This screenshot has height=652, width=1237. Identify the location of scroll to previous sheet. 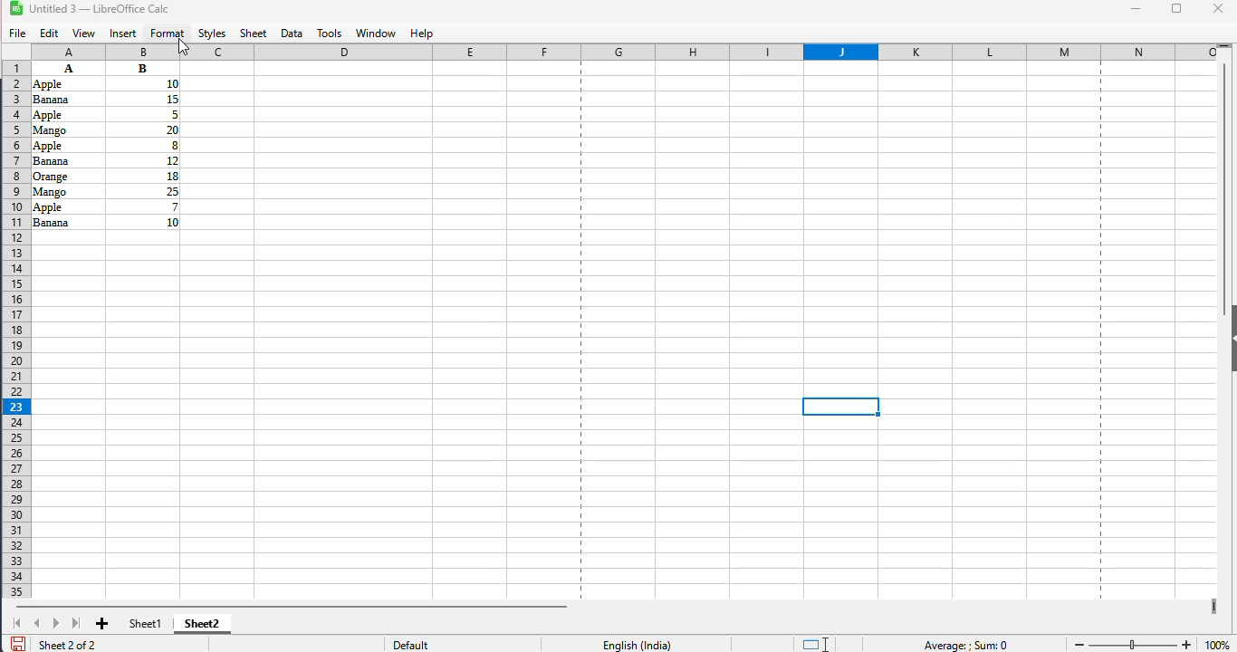
(37, 623).